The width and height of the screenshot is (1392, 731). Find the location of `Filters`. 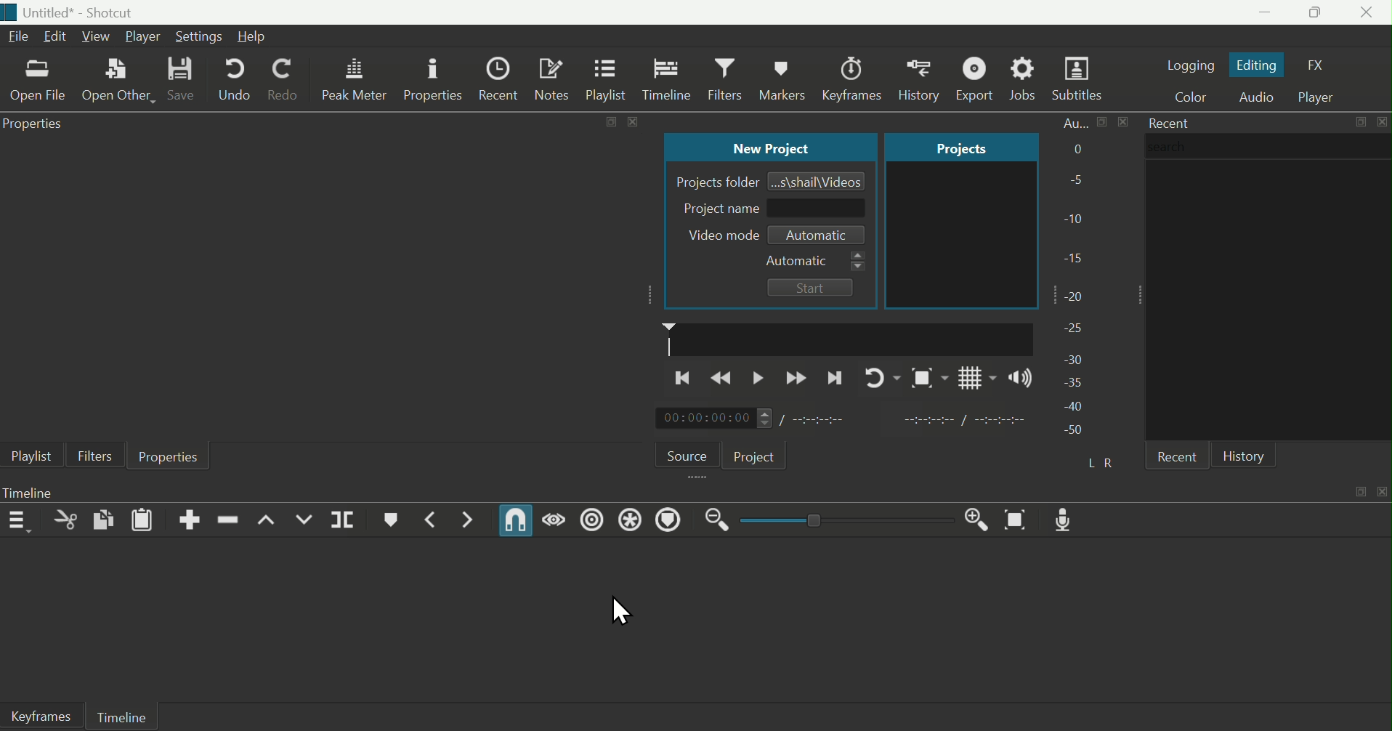

Filters is located at coordinates (94, 453).